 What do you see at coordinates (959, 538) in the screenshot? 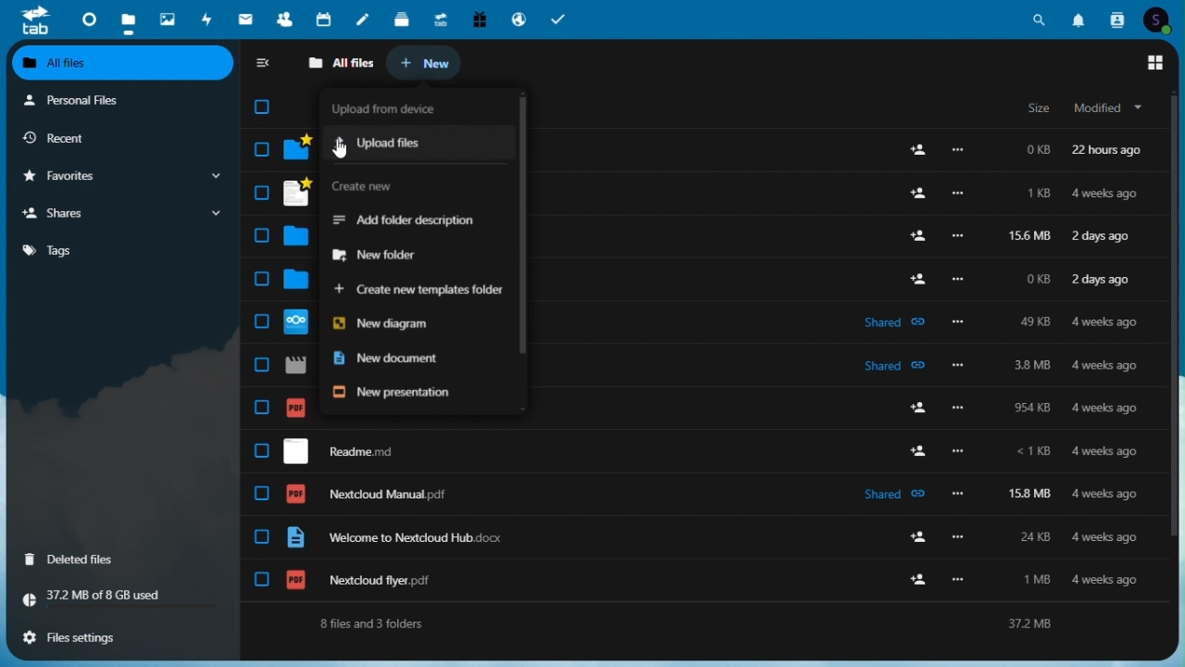
I see `more options` at bounding box center [959, 538].